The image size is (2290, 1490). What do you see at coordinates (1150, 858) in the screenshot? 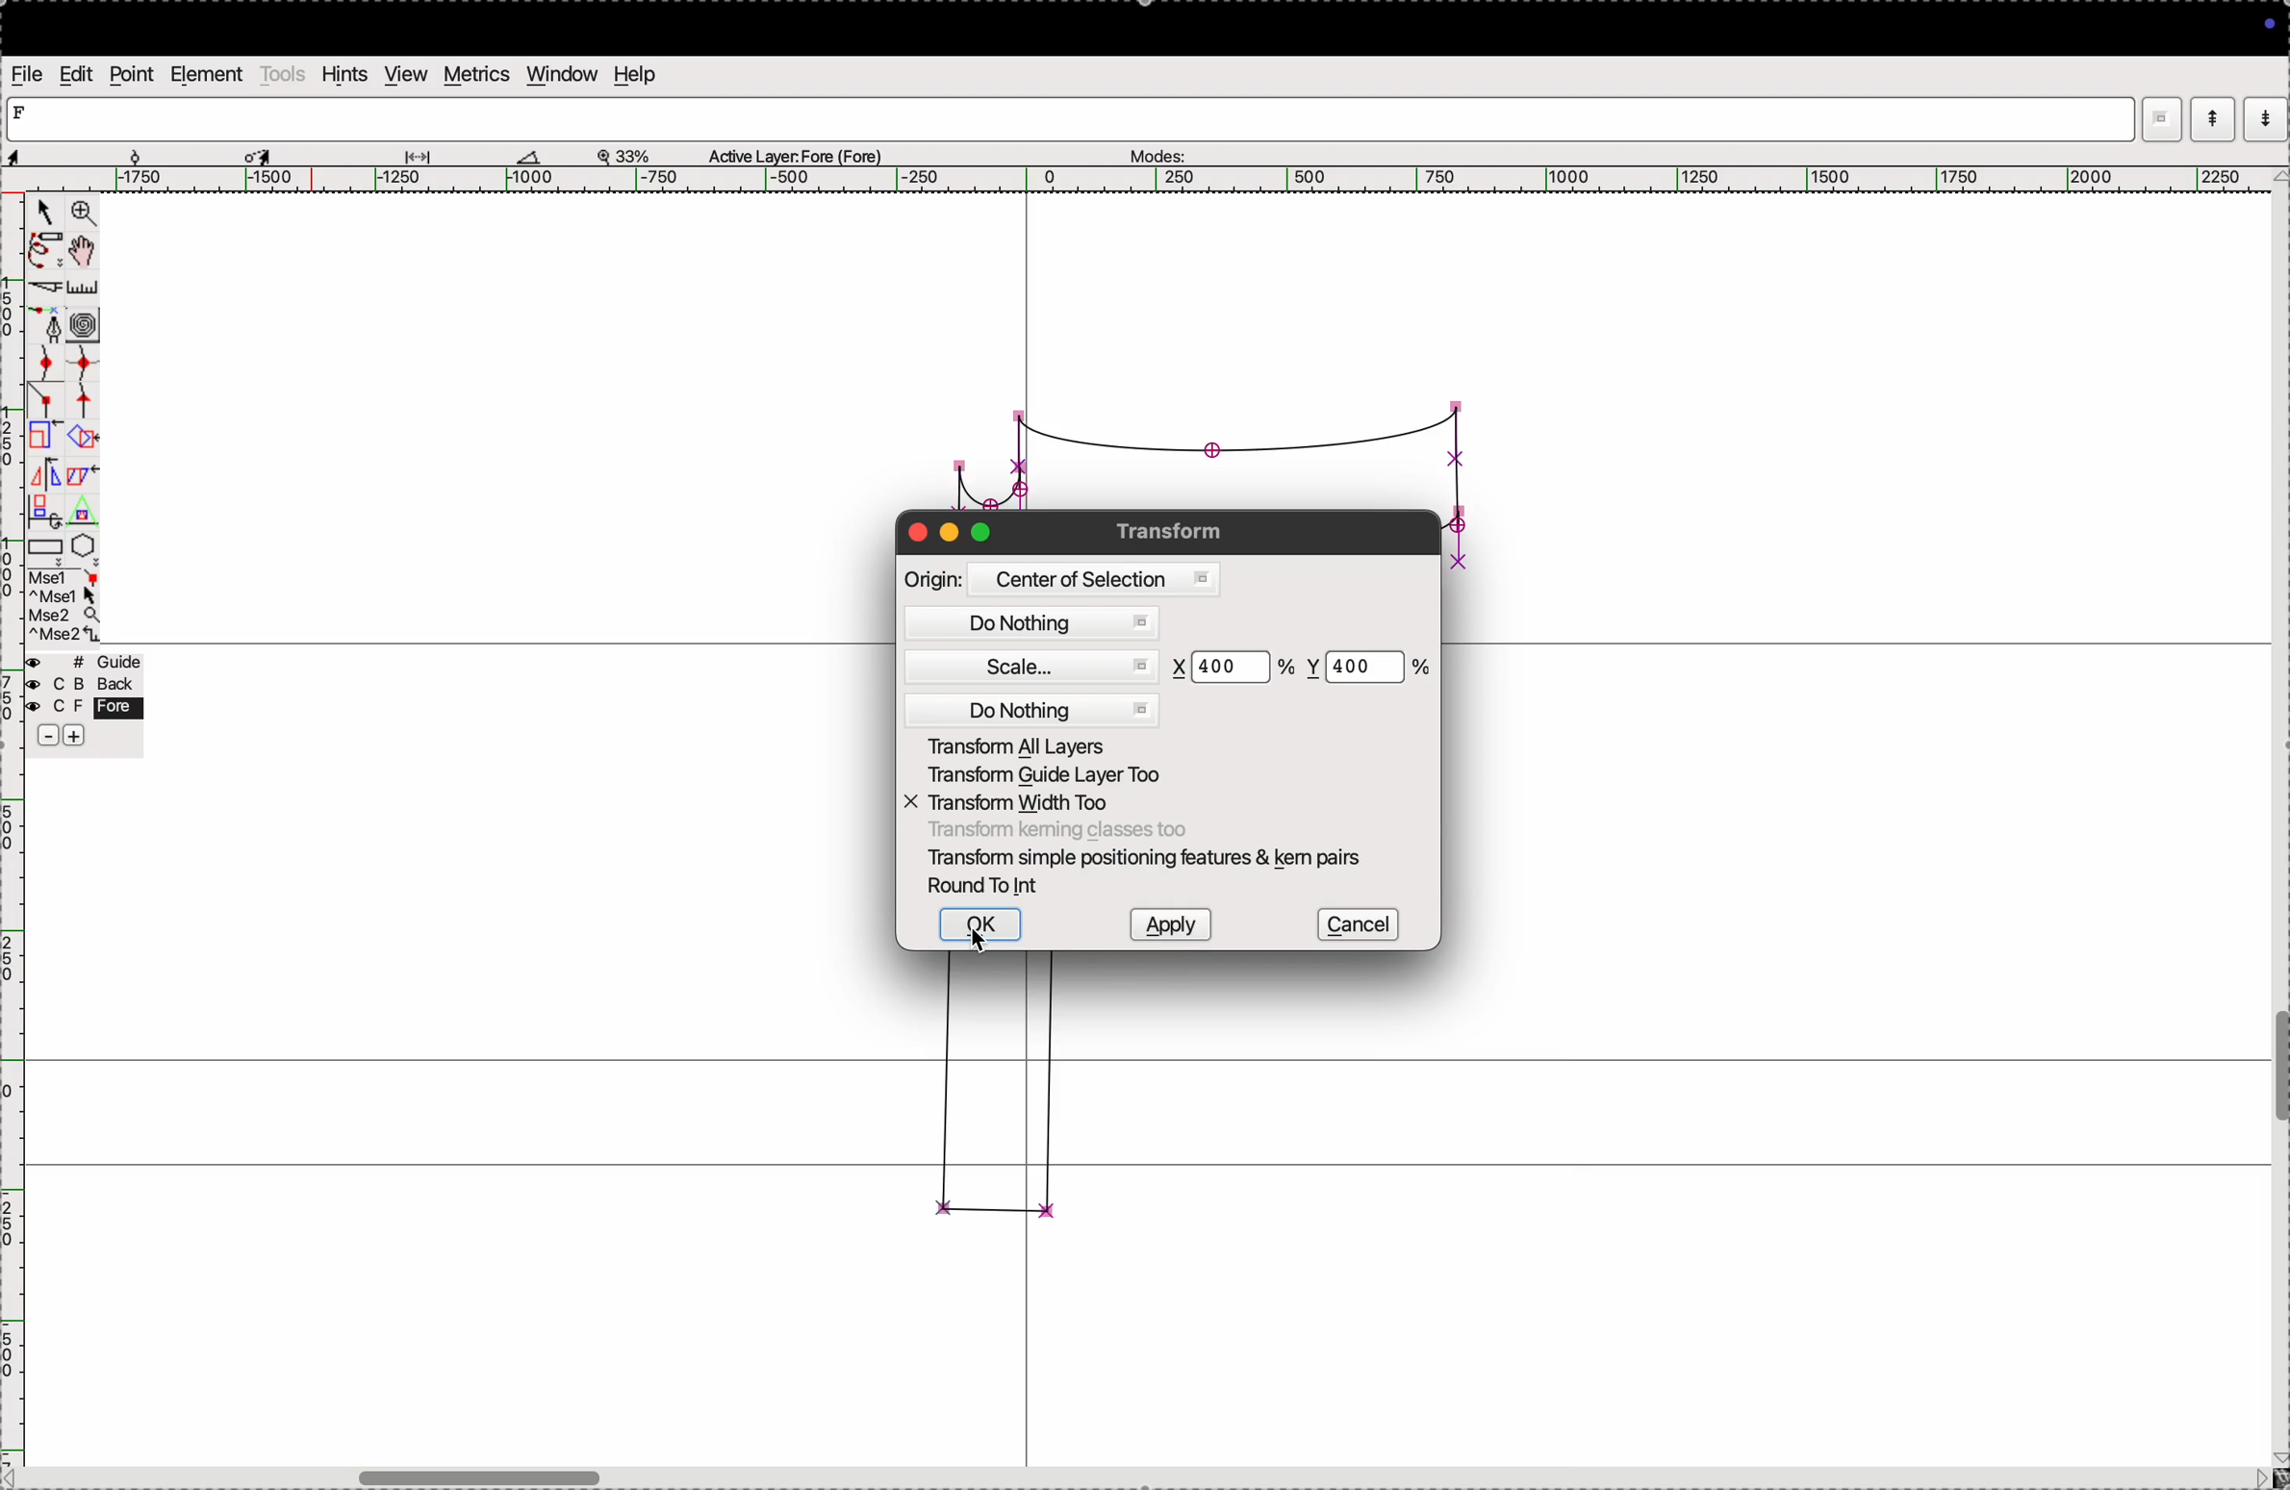
I see `transform smple postioning features ` at bounding box center [1150, 858].